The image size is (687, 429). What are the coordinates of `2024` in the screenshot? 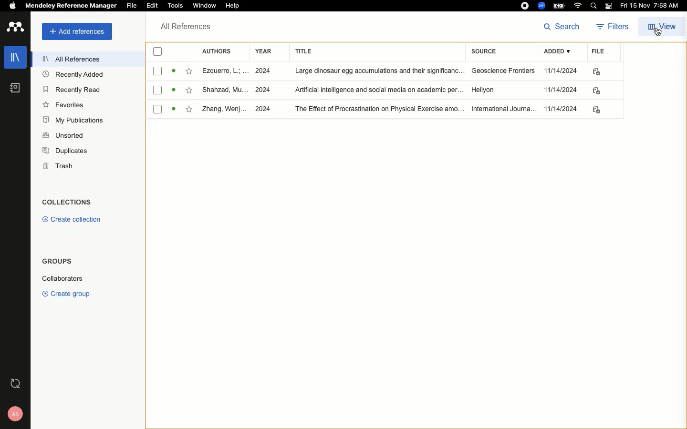 It's located at (264, 71).